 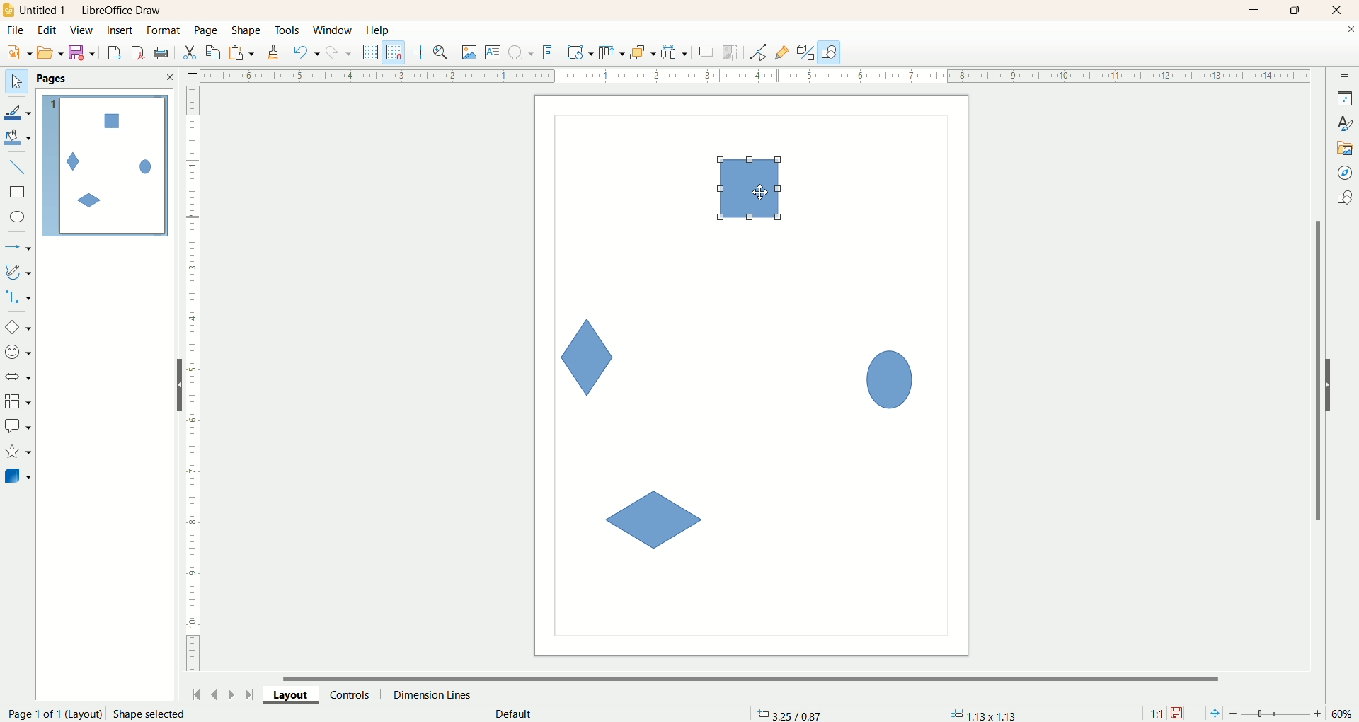 I want to click on coordinates, so click(x=791, y=714).